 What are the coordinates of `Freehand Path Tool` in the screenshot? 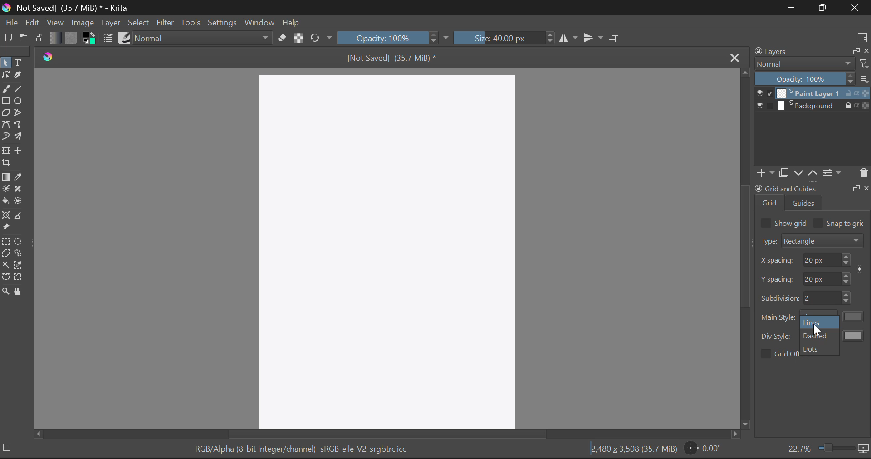 It's located at (21, 126).